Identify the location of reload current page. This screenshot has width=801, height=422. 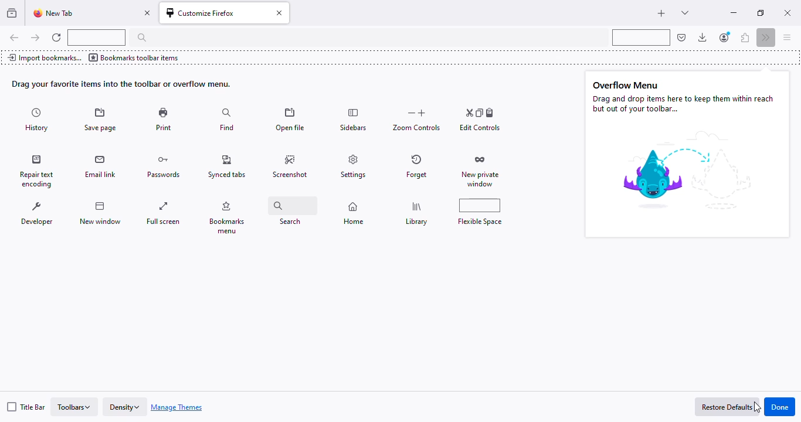
(56, 38).